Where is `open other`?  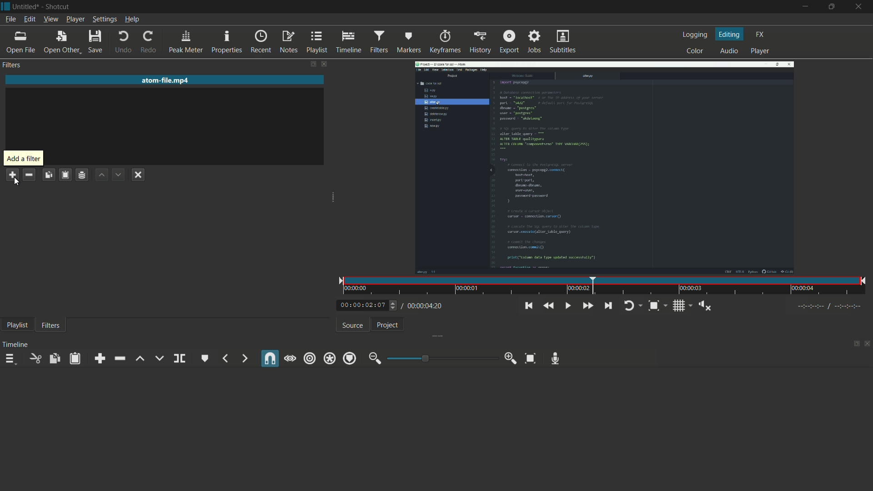 open other is located at coordinates (61, 42).